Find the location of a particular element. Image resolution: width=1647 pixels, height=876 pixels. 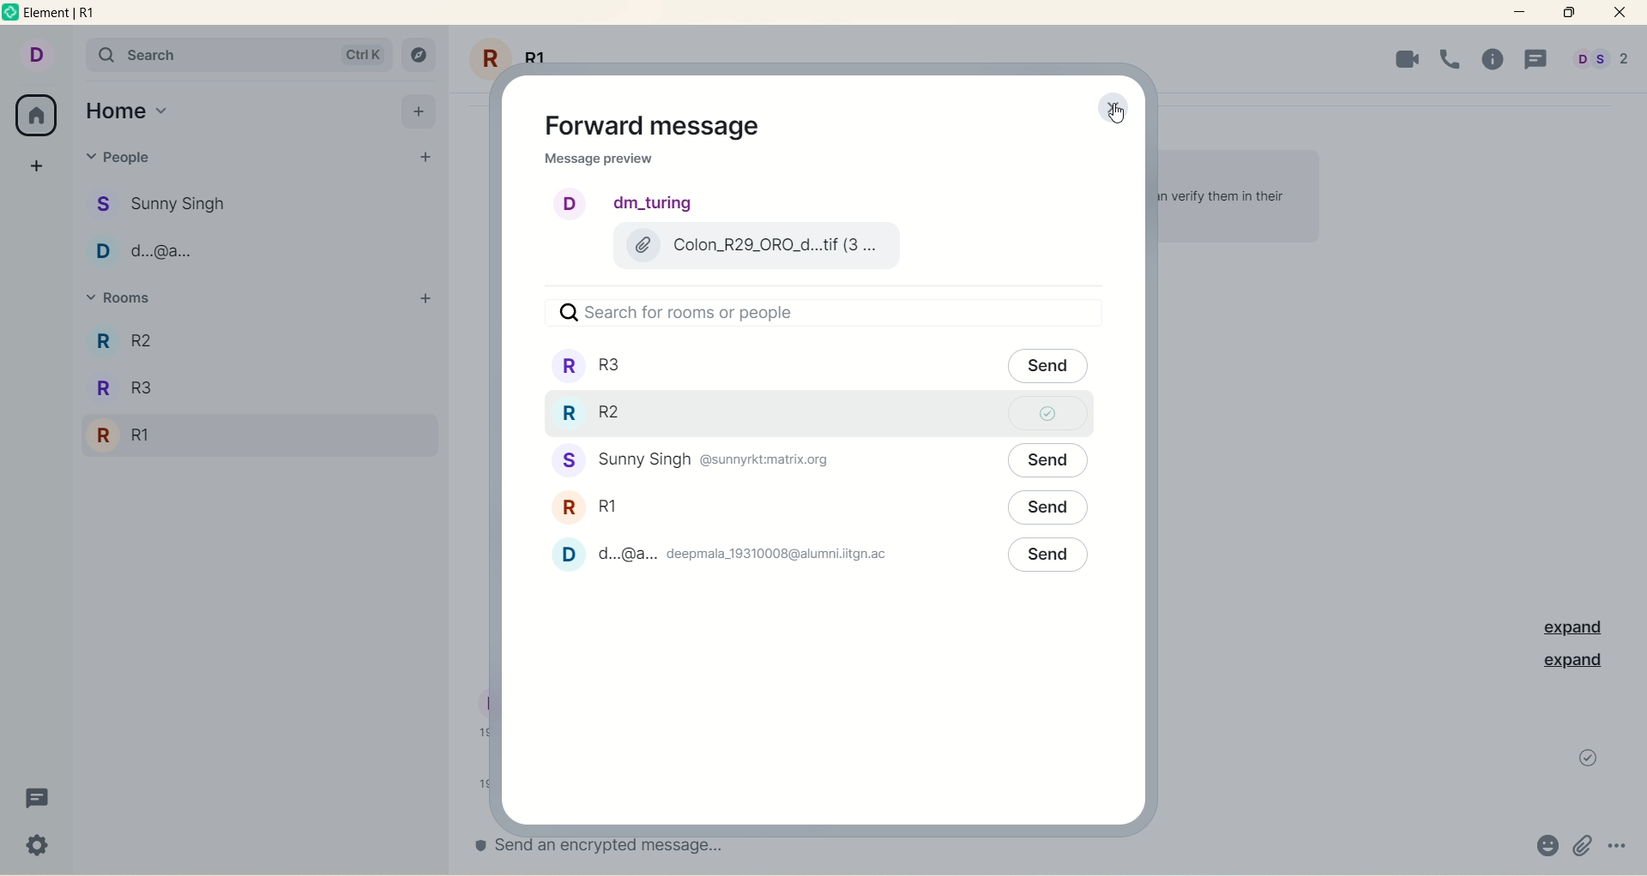

account is located at coordinates (34, 53).